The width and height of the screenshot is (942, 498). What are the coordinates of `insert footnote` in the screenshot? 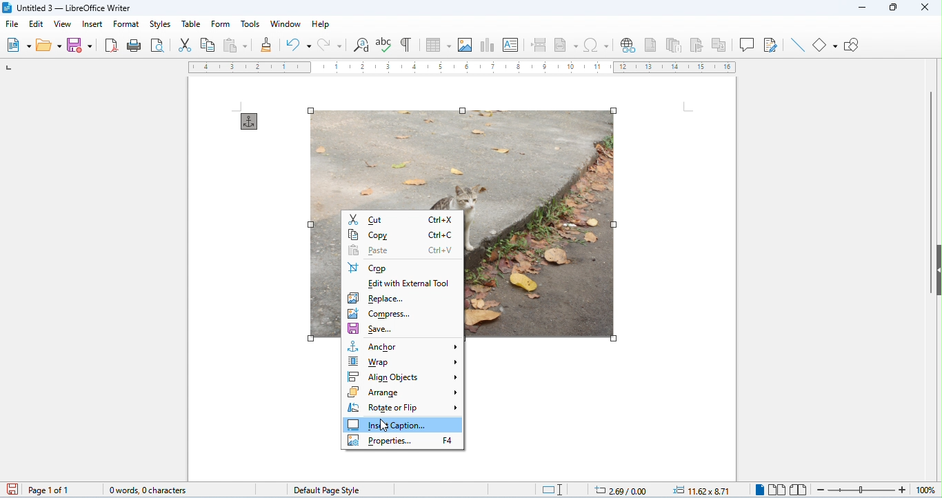 It's located at (652, 45).